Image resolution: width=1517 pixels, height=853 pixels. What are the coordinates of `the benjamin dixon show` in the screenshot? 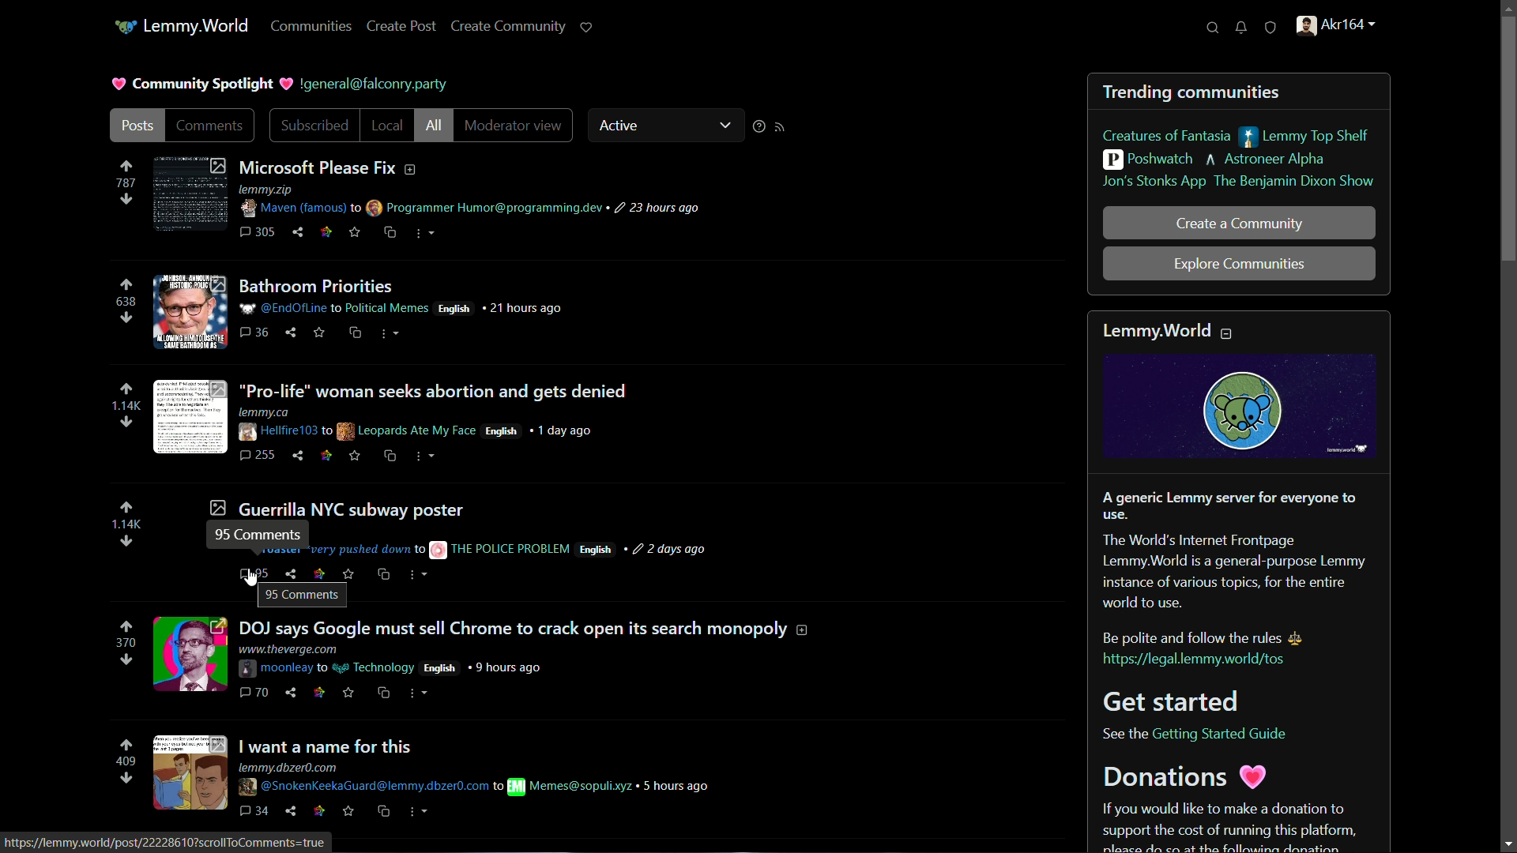 It's located at (1293, 182).